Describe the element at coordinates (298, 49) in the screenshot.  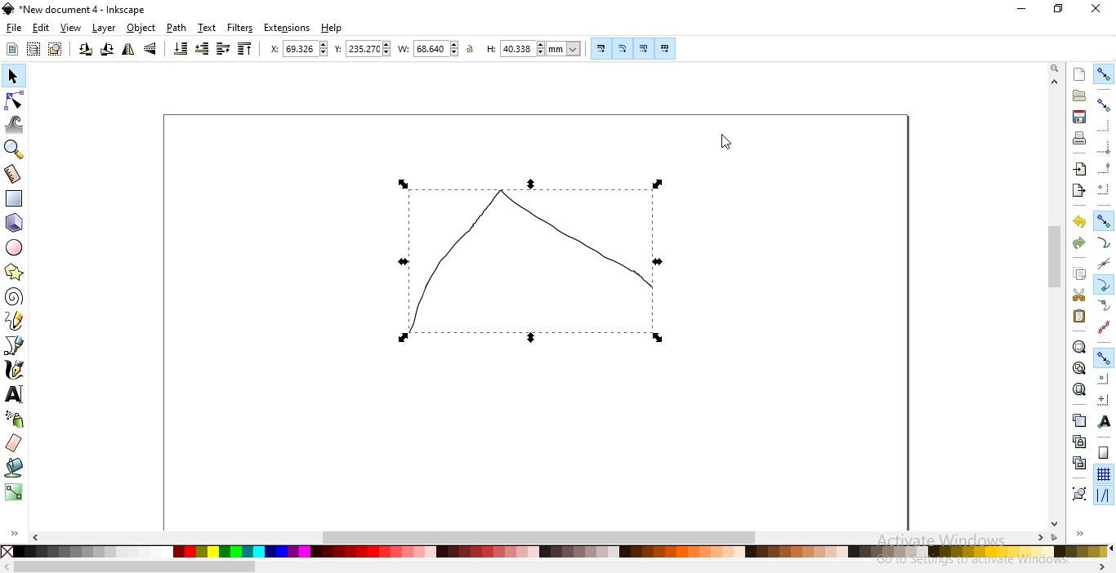
I see `horizontal coordinate of selection` at that location.